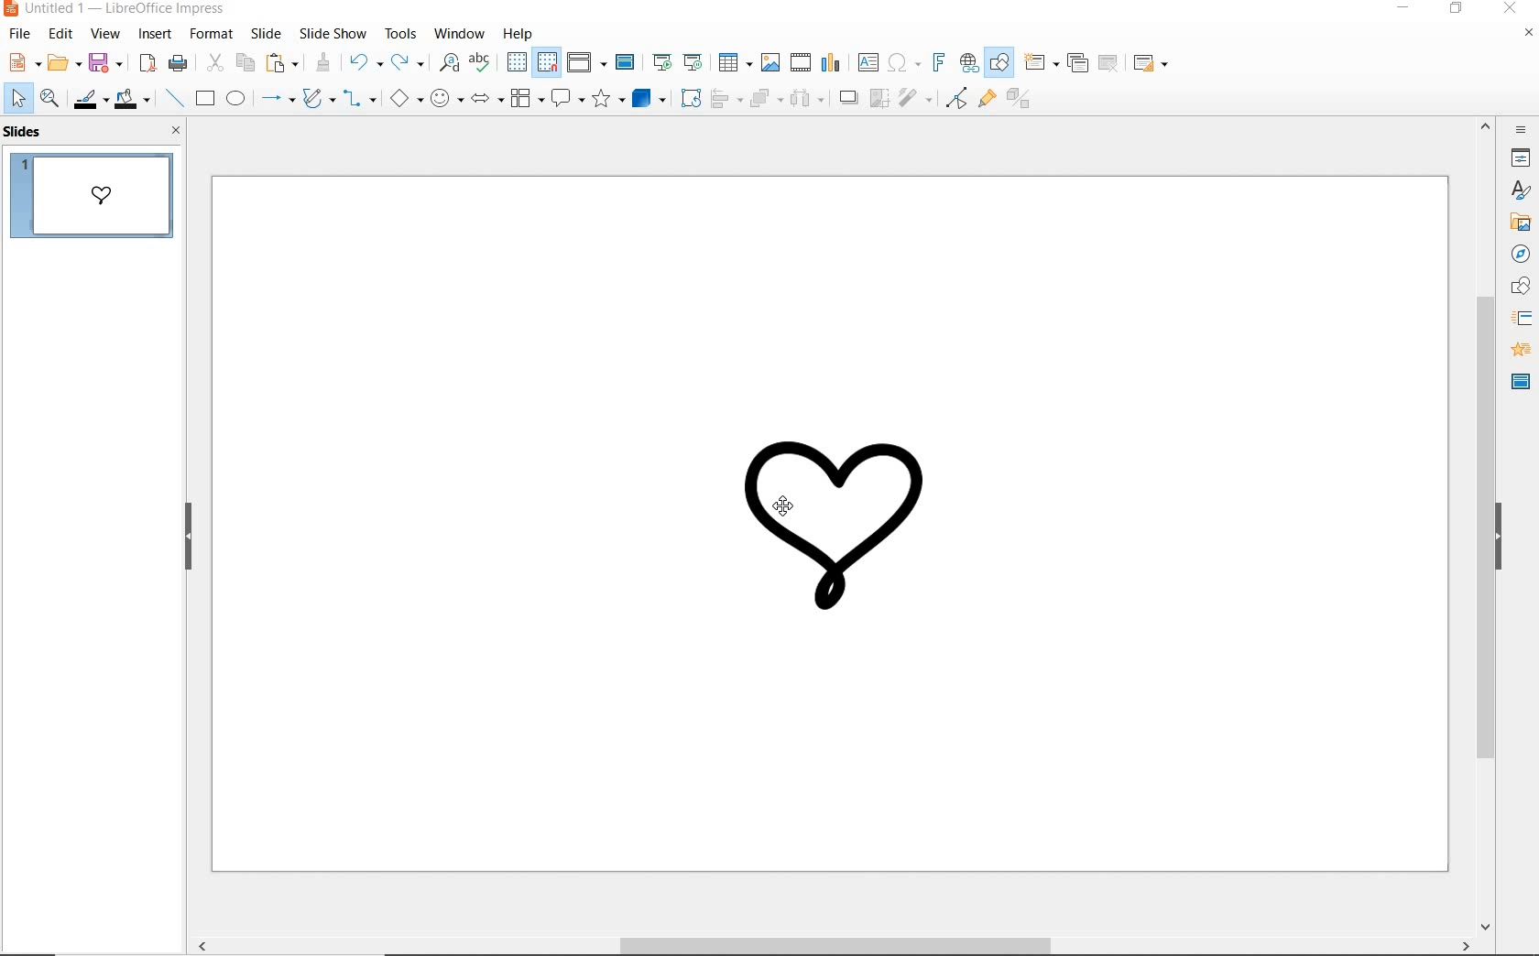 Image resolution: width=1539 pixels, height=956 pixels. Describe the element at coordinates (846, 534) in the screenshot. I see `Image` at that location.